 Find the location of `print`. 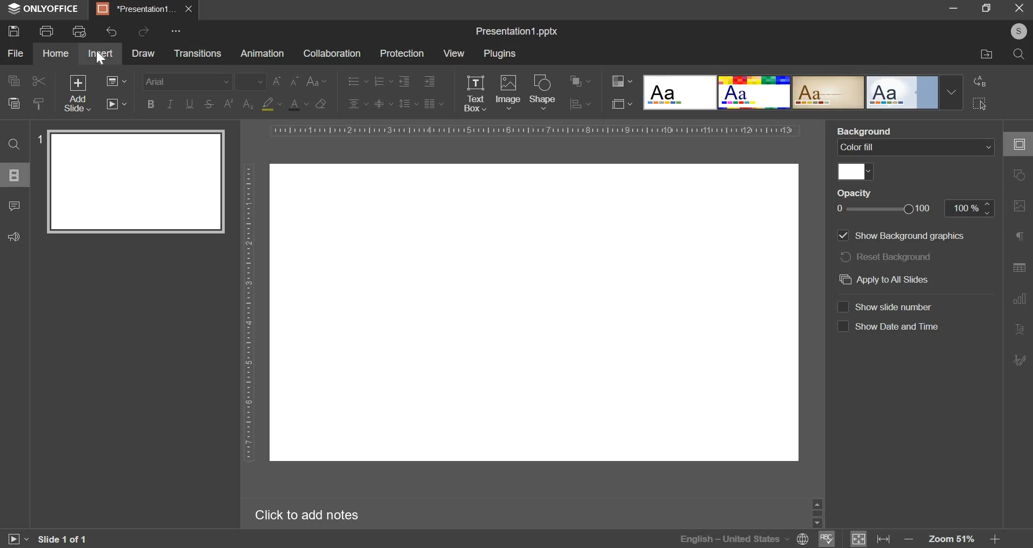

print is located at coordinates (46, 31).